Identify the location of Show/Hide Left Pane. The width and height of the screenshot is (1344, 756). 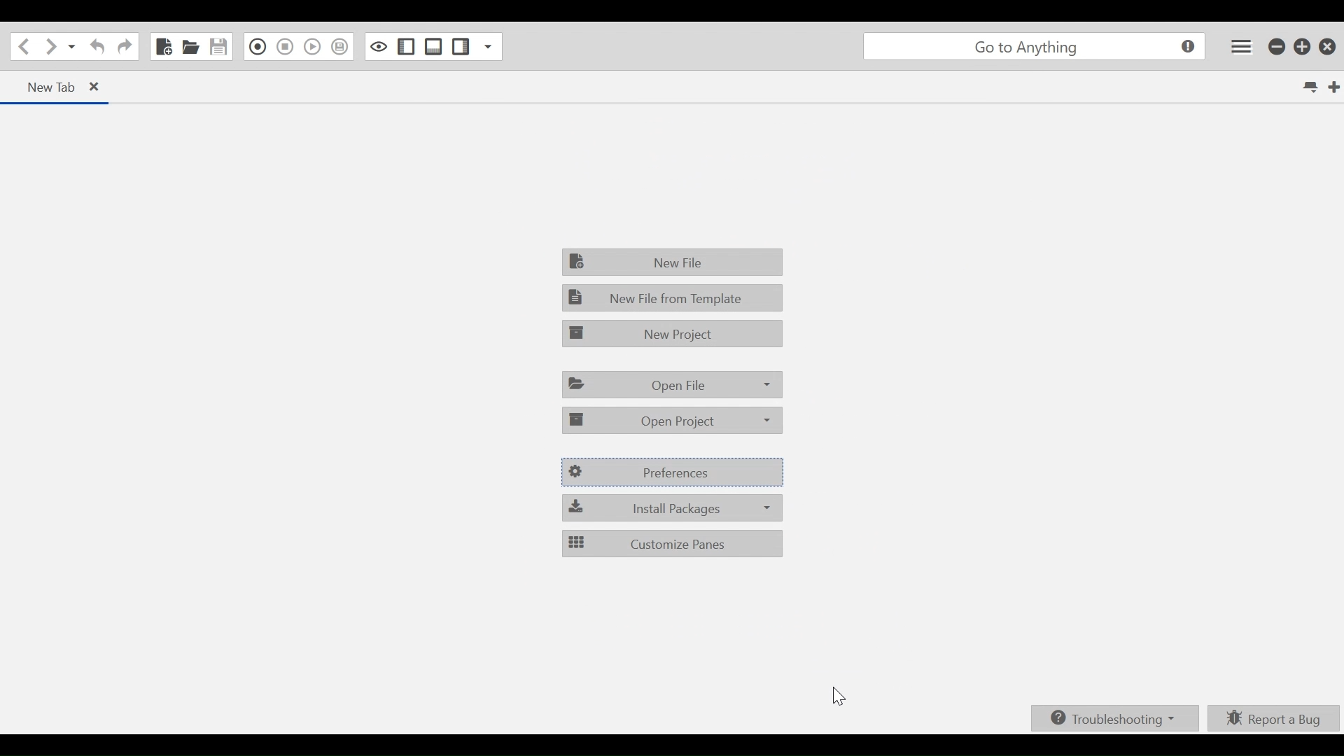
(461, 47).